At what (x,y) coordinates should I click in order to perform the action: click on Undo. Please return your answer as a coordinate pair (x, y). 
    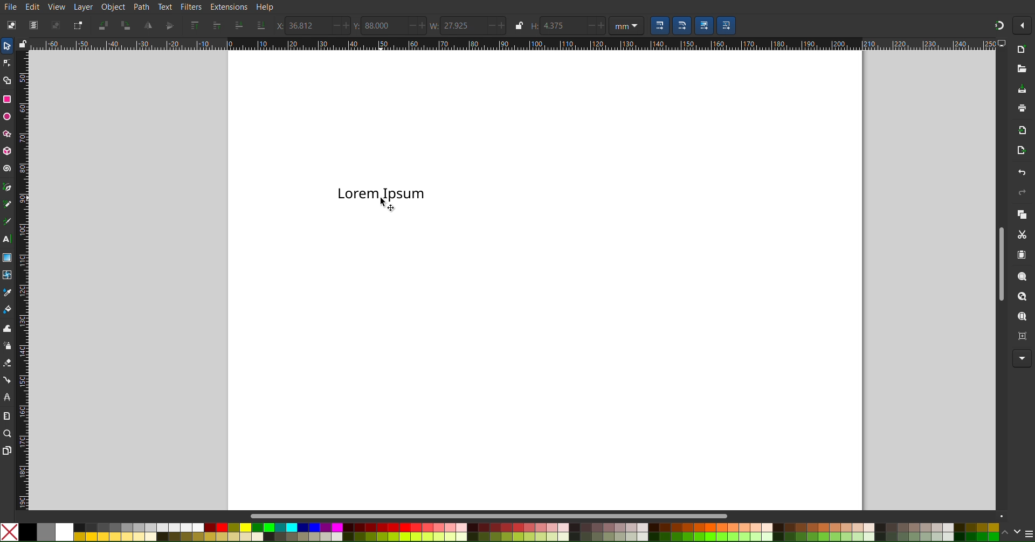
    Looking at the image, I should click on (1022, 173).